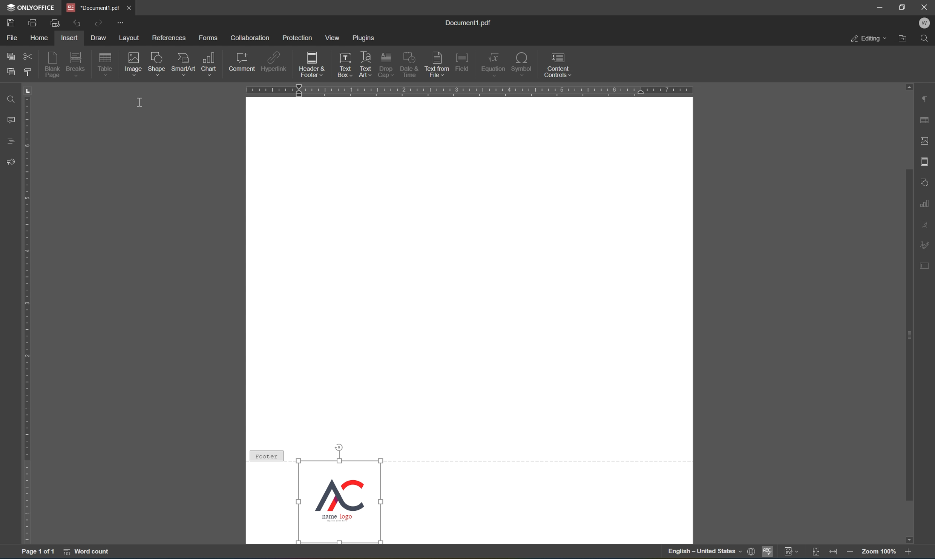 The height and width of the screenshot is (559, 935). What do you see at coordinates (28, 325) in the screenshot?
I see `ruler` at bounding box center [28, 325].